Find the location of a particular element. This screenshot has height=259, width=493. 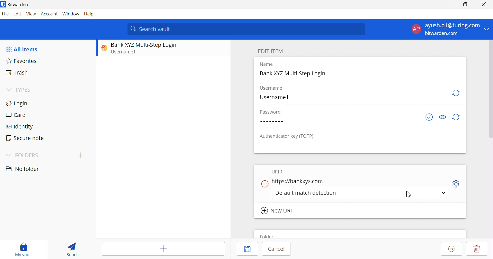

Drop Down is located at coordinates (8, 155).